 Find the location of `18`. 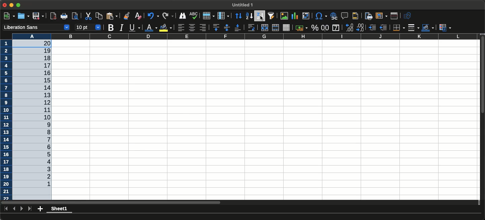

18 is located at coordinates (42, 169).